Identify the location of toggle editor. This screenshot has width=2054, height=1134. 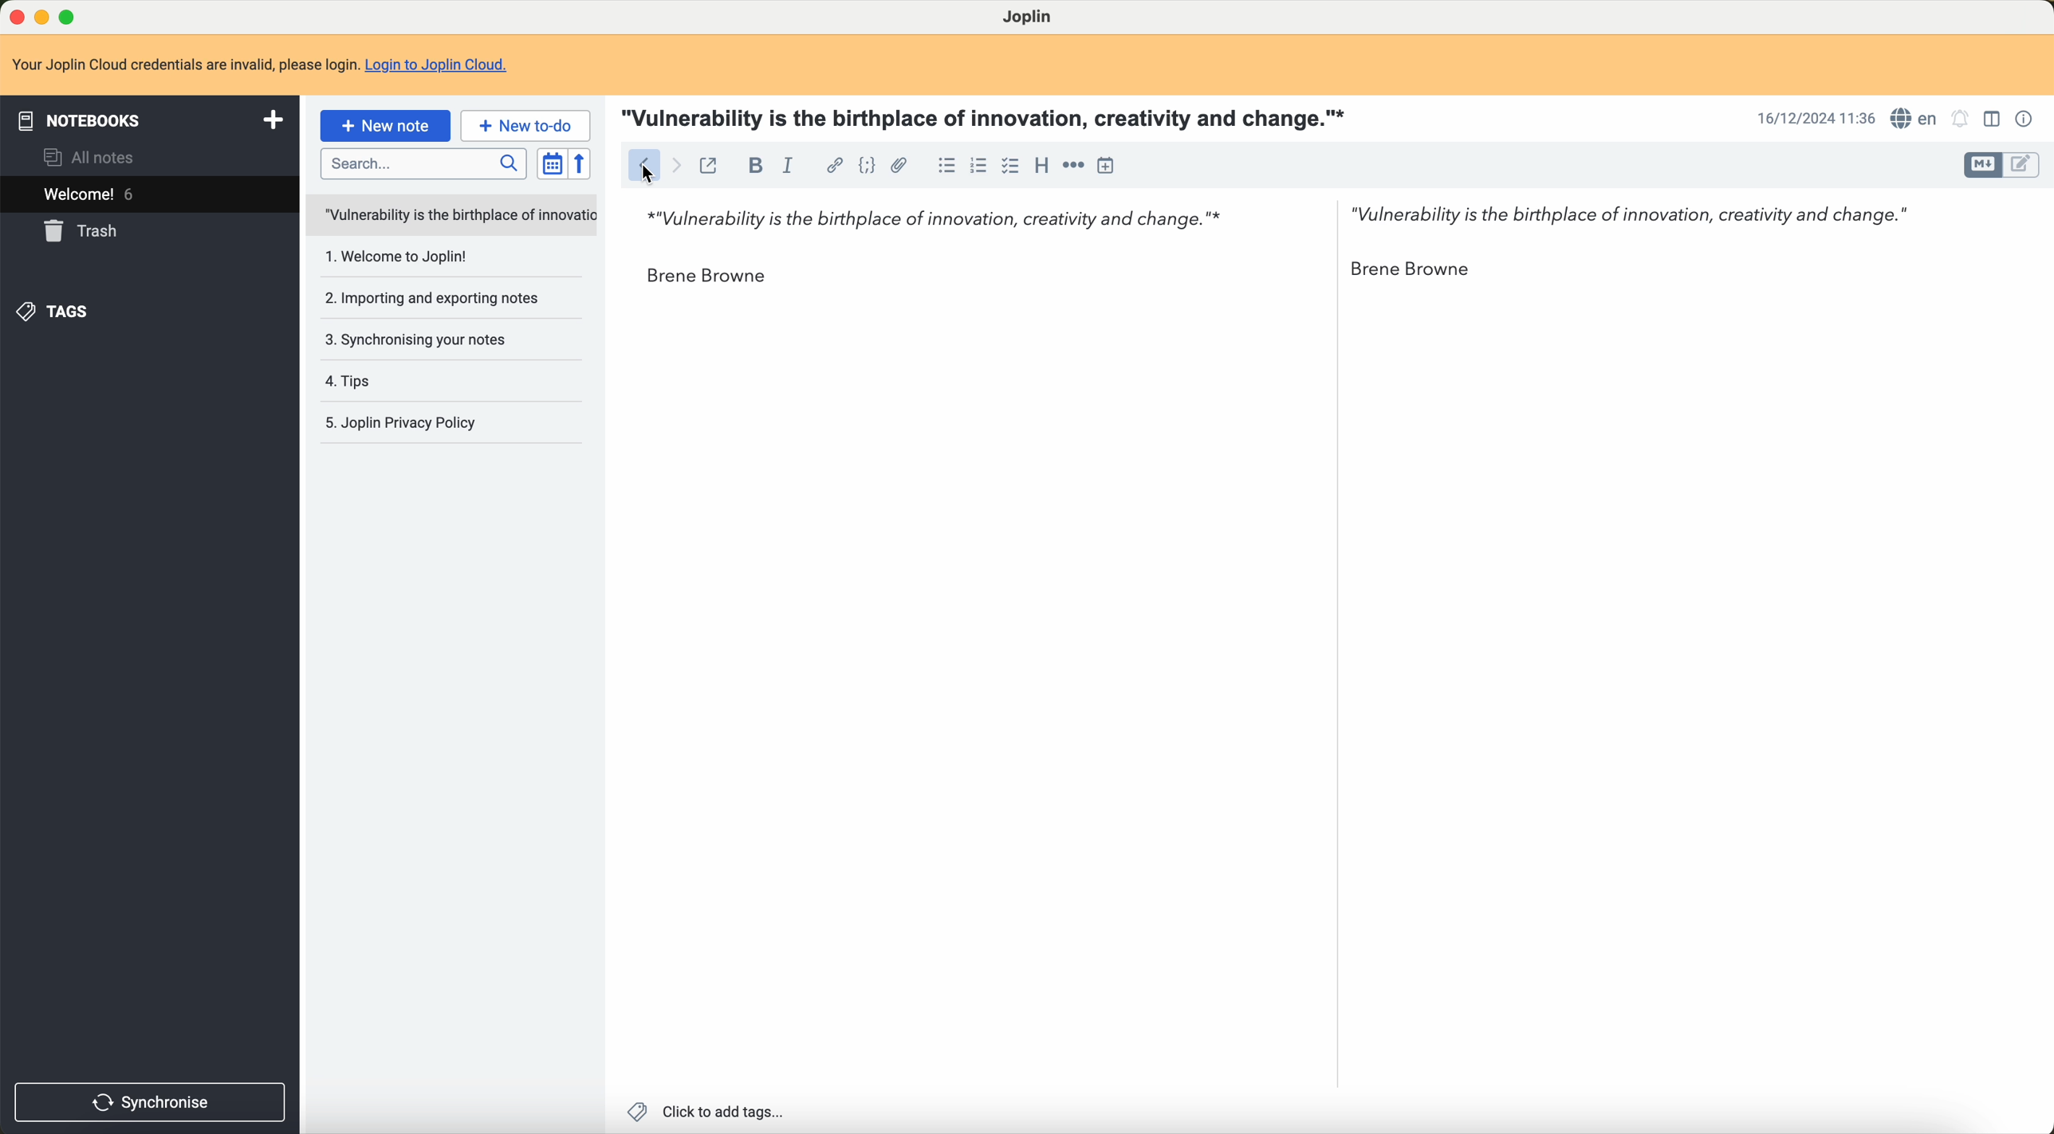
(2027, 165).